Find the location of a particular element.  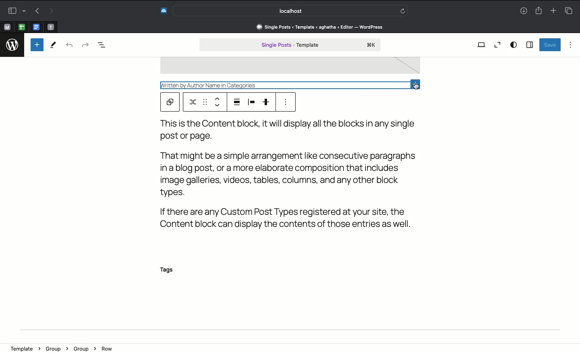

Group is located at coordinates (83, 348).